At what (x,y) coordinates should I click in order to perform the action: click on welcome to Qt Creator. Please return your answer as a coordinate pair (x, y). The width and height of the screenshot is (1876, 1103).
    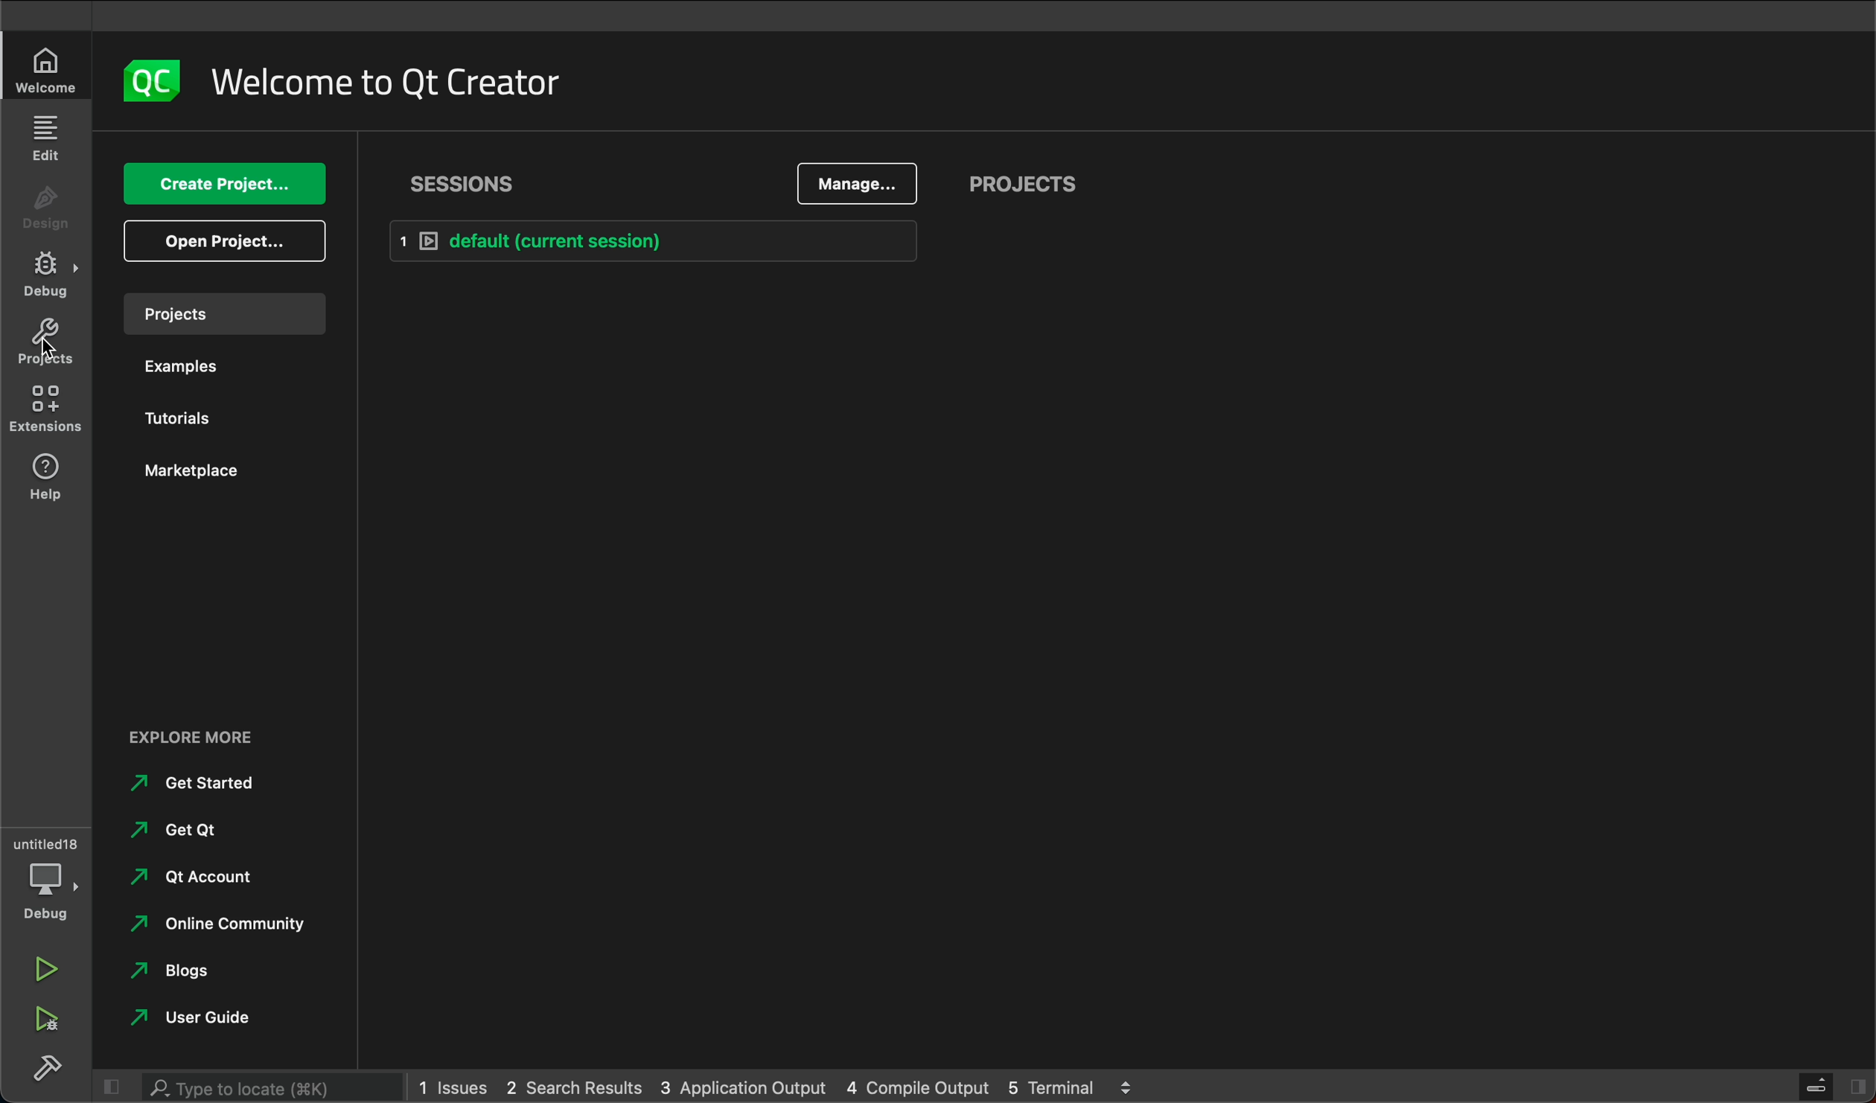
    Looking at the image, I should click on (397, 81).